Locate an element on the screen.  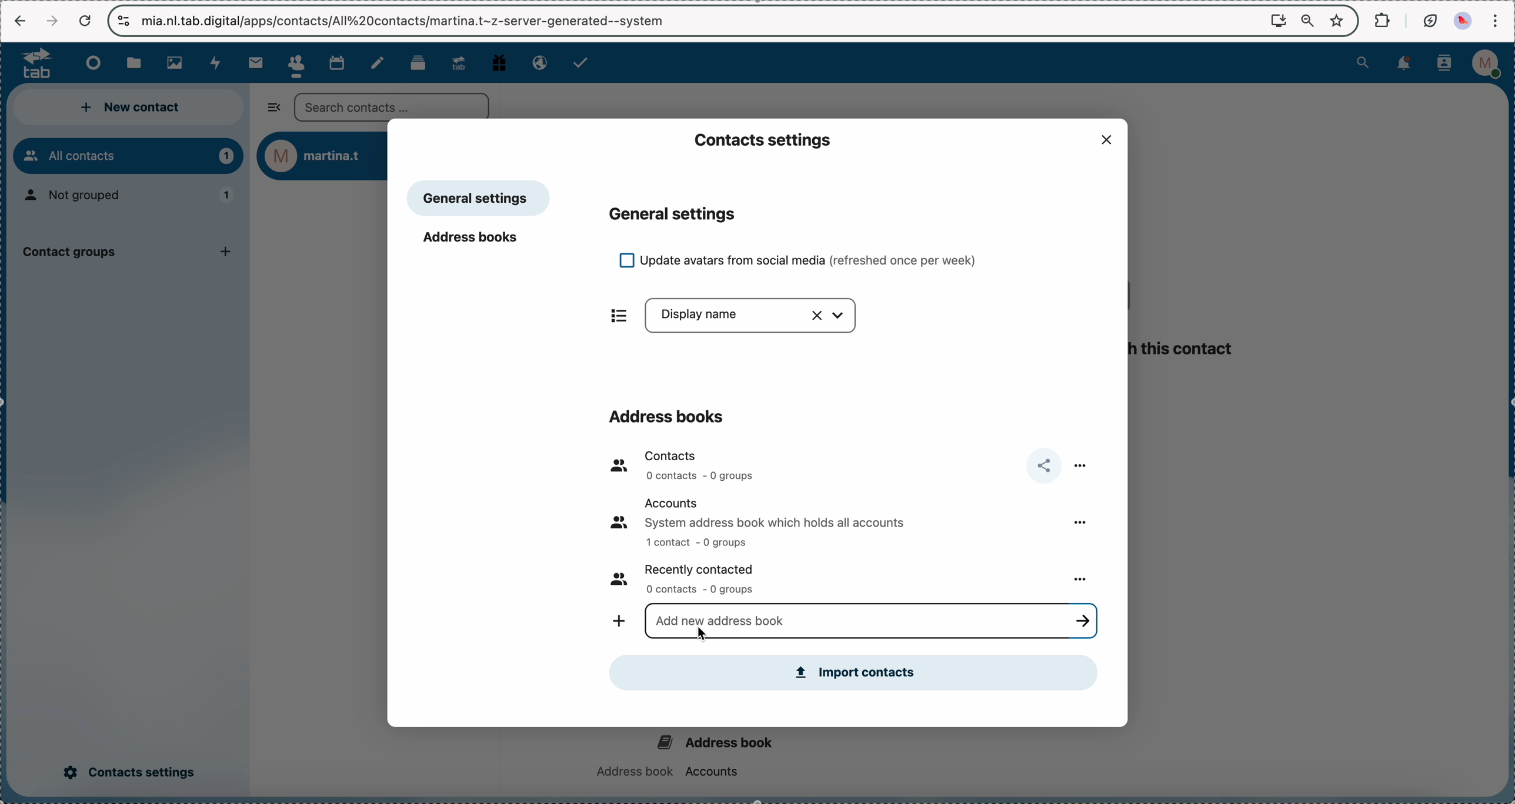
profile is located at coordinates (1486, 63).